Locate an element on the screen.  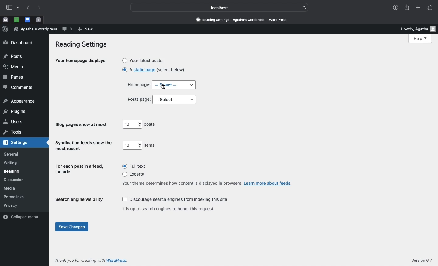
users is located at coordinates (13, 122).